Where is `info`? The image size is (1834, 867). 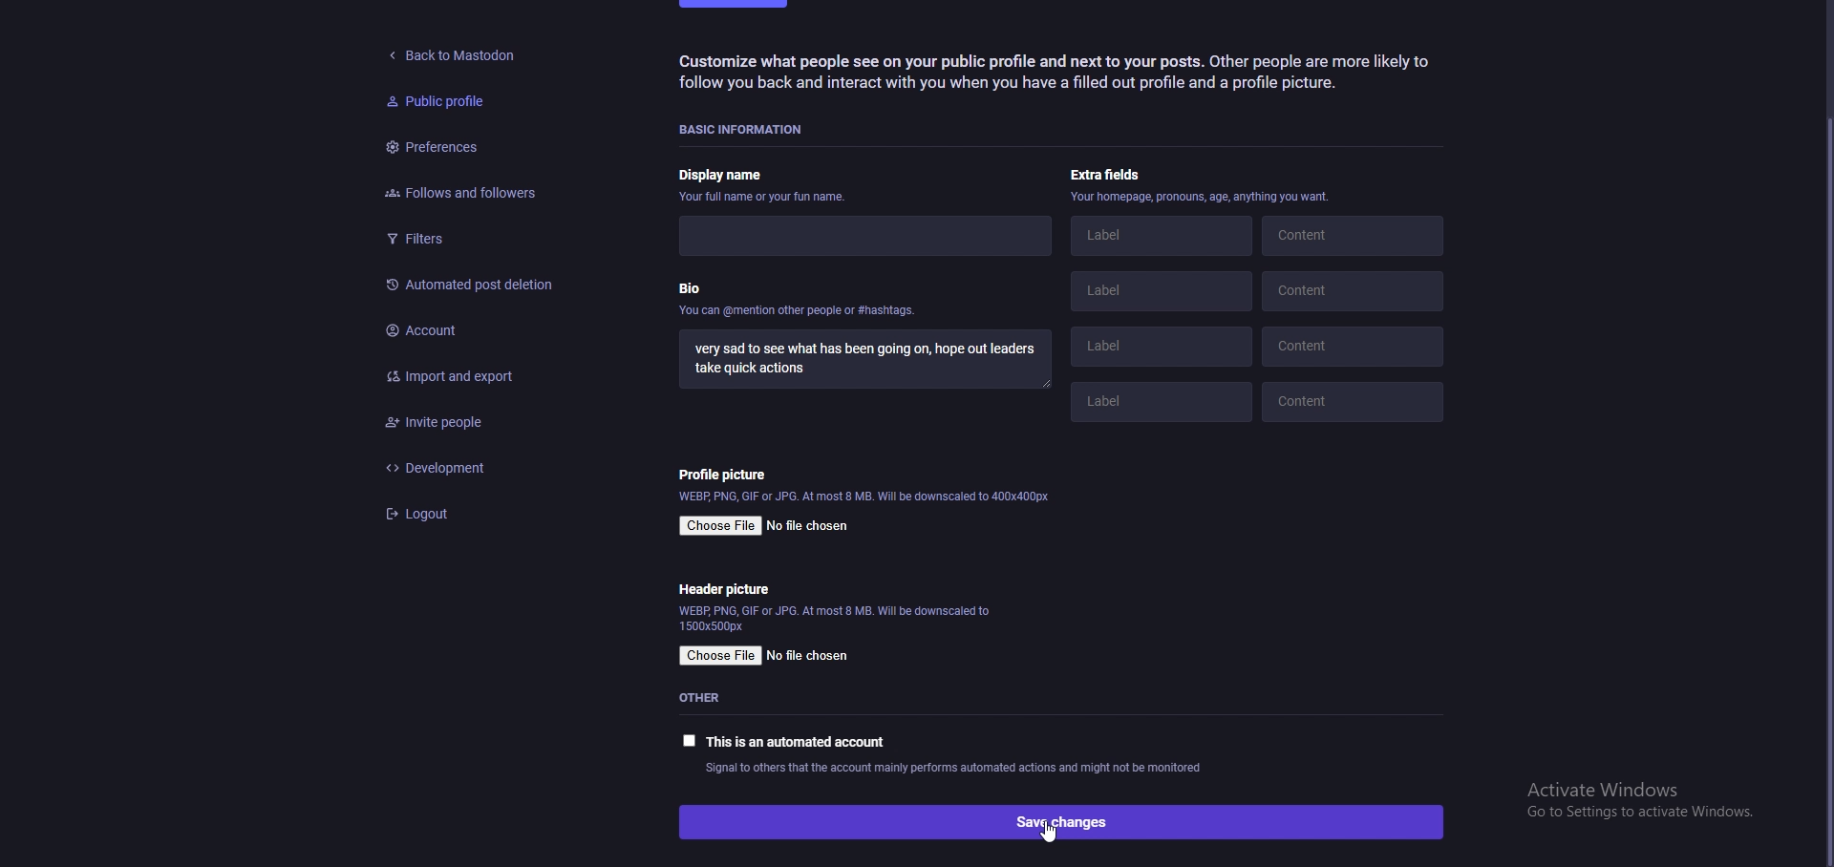
info is located at coordinates (834, 619).